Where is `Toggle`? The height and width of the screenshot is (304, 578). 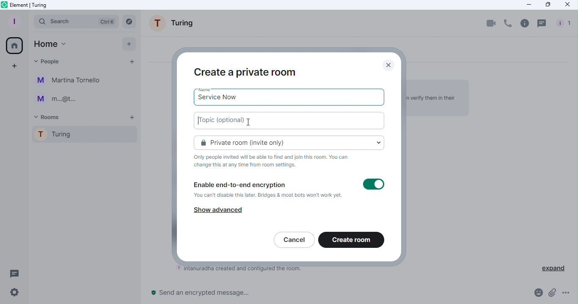
Toggle is located at coordinates (374, 185).